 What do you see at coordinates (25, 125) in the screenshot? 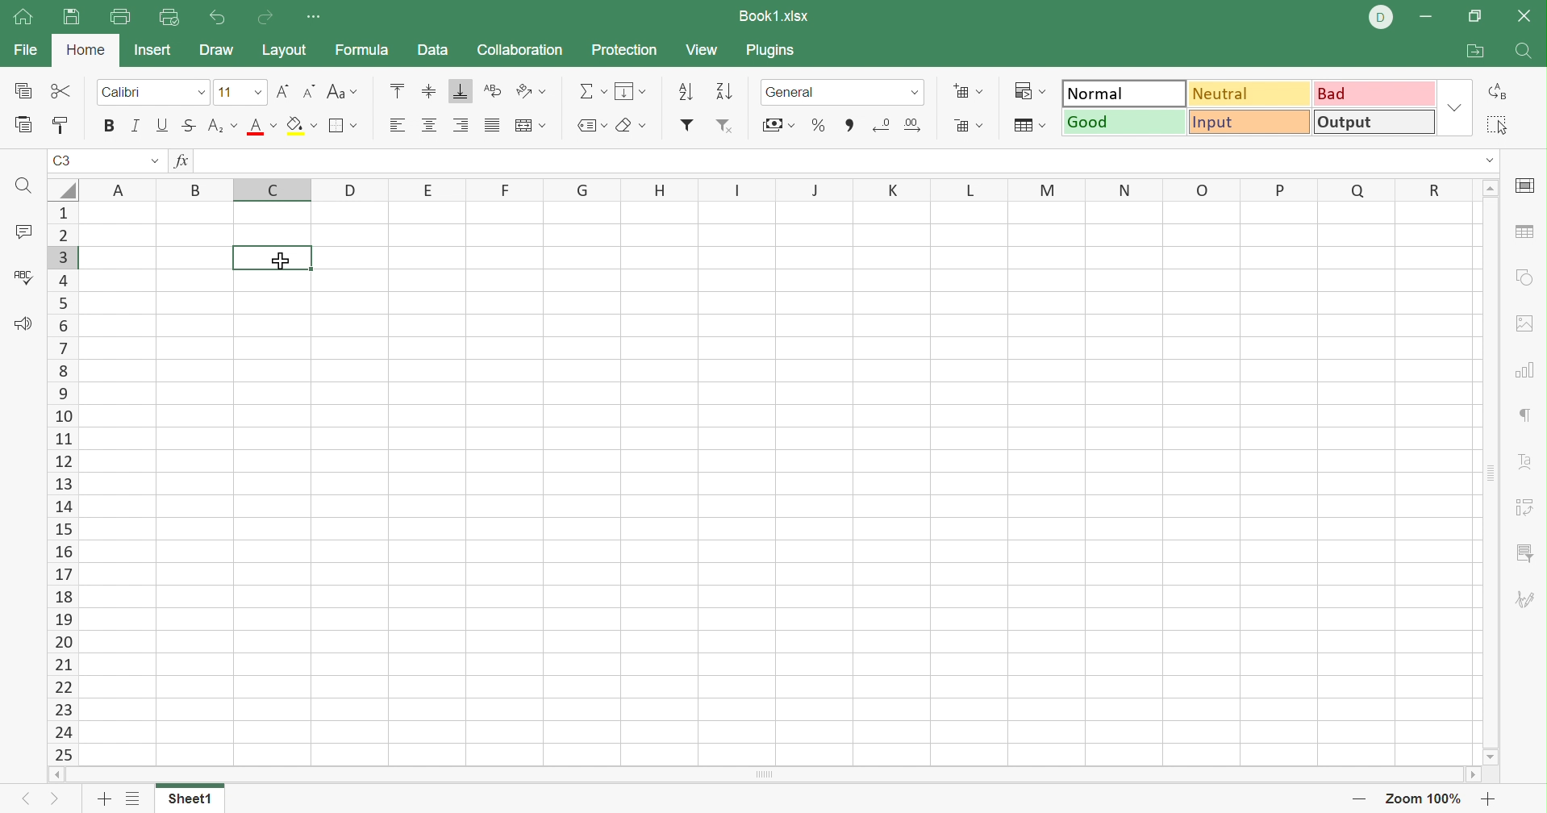
I see `Paste` at bounding box center [25, 125].